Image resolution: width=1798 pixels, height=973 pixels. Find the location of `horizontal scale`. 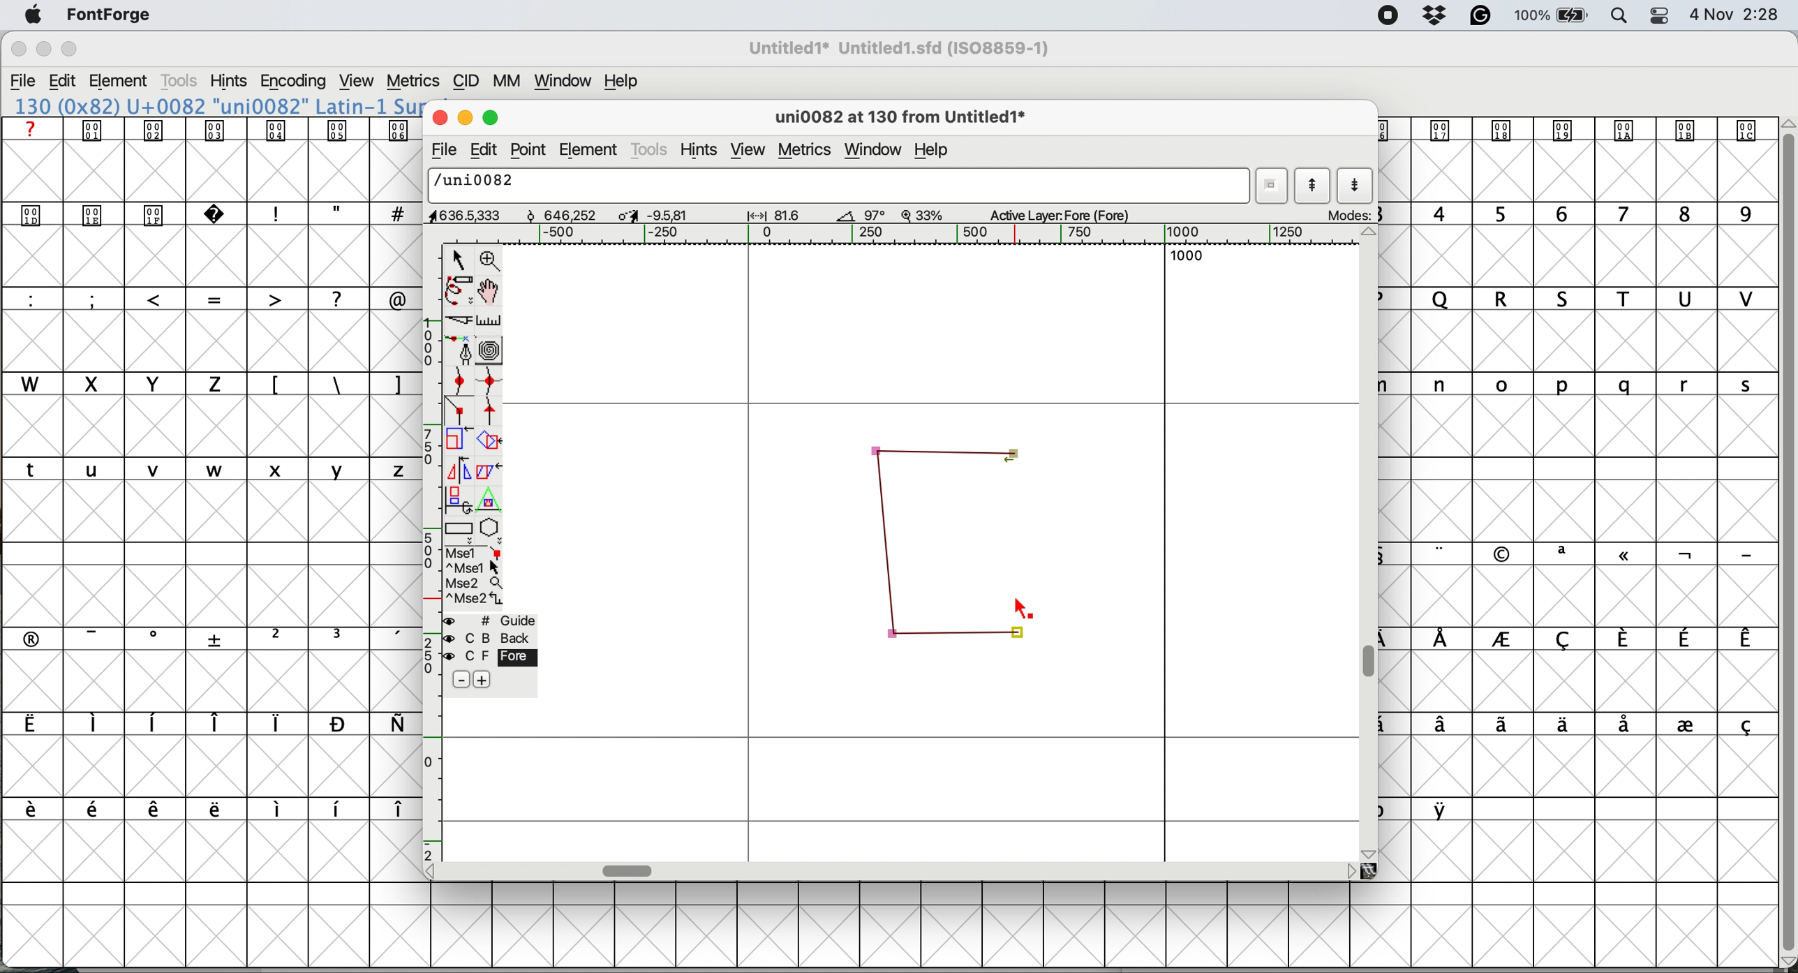

horizontal scale is located at coordinates (921, 235).